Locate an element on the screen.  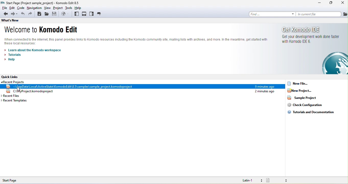
quick link is located at coordinates (12, 77).